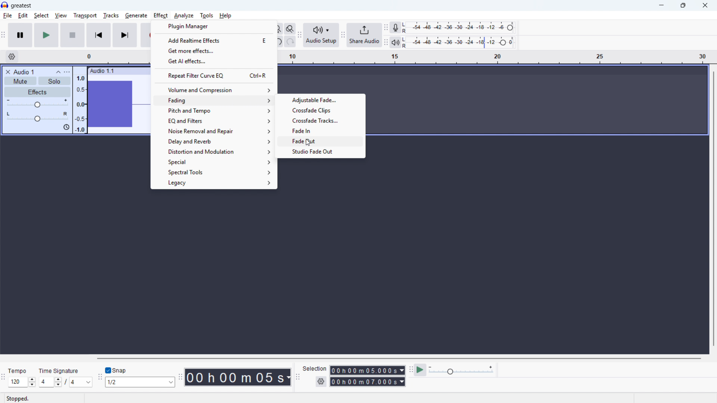  I want to click on Recording level , so click(460, 28).